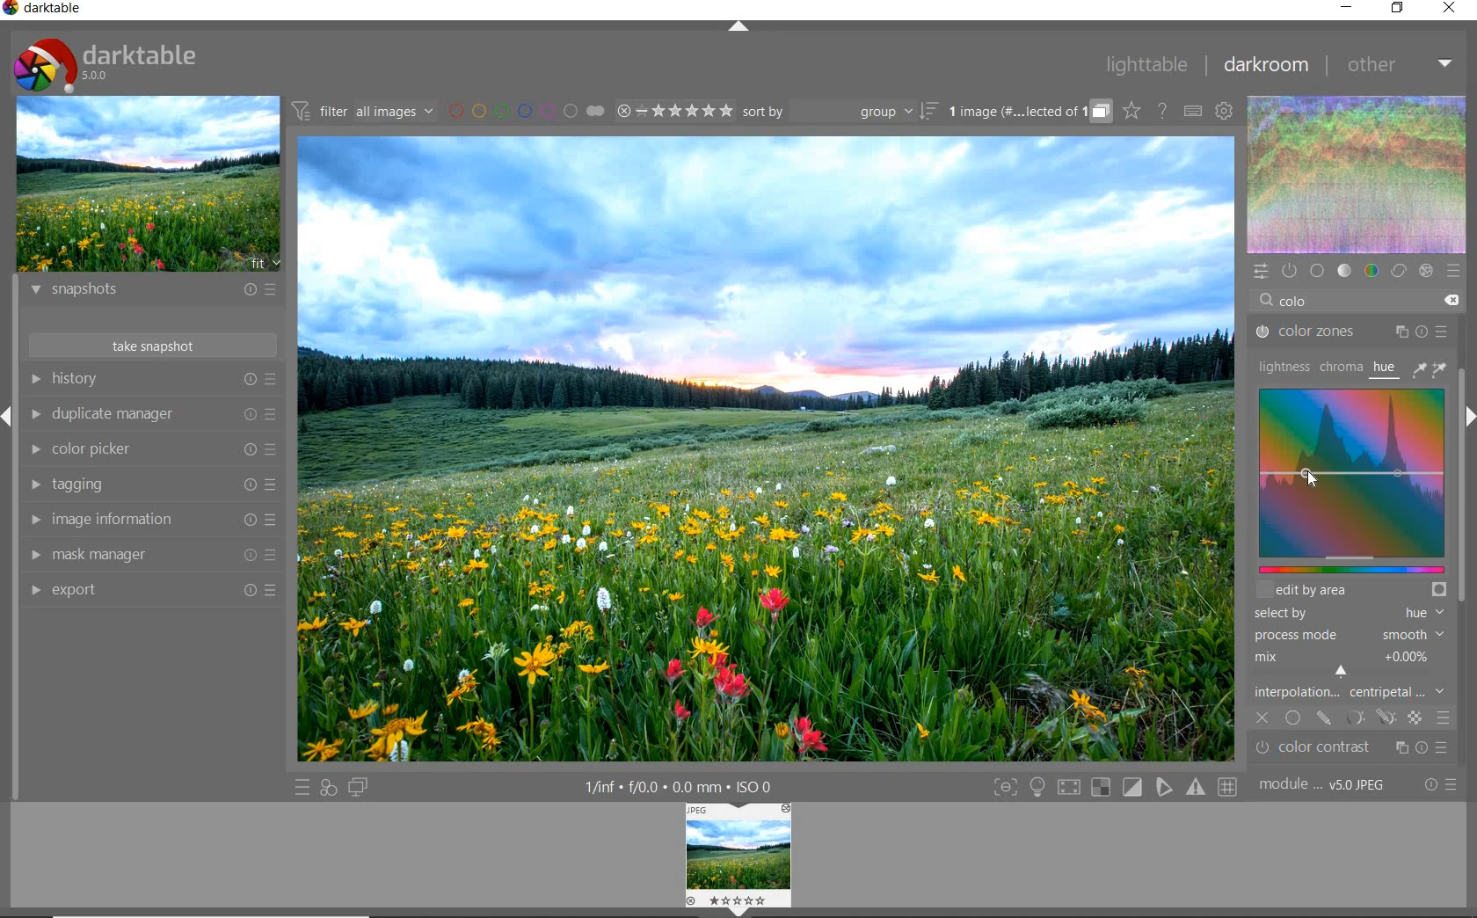 The image size is (1477, 918). I want to click on export, so click(150, 589).